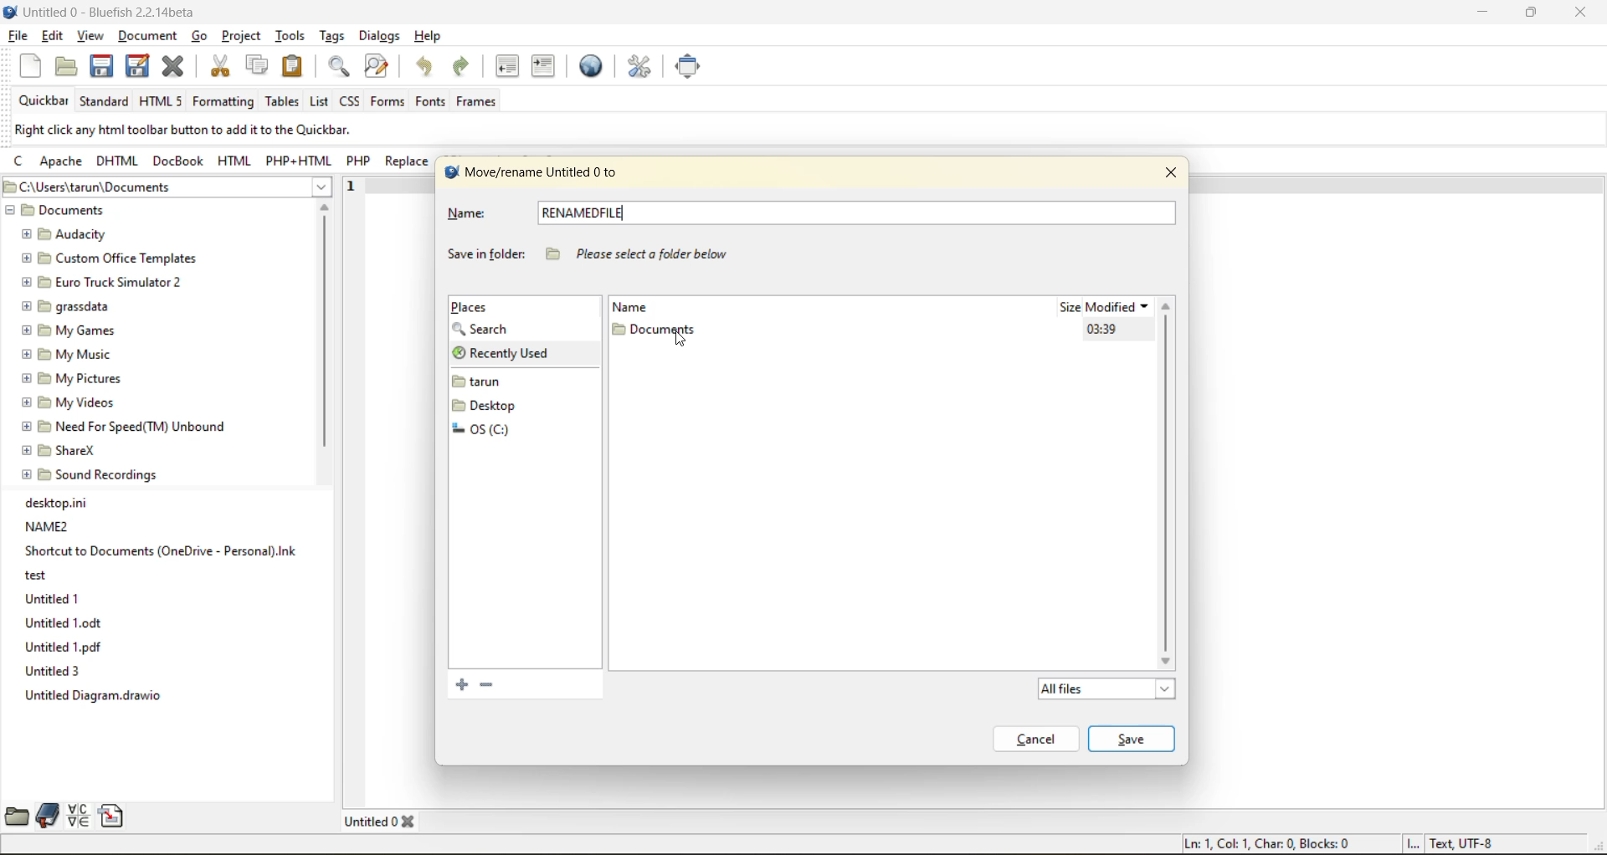 Image resolution: width=1607 pixels, height=855 pixels. I want to click on My Music, so click(71, 355).